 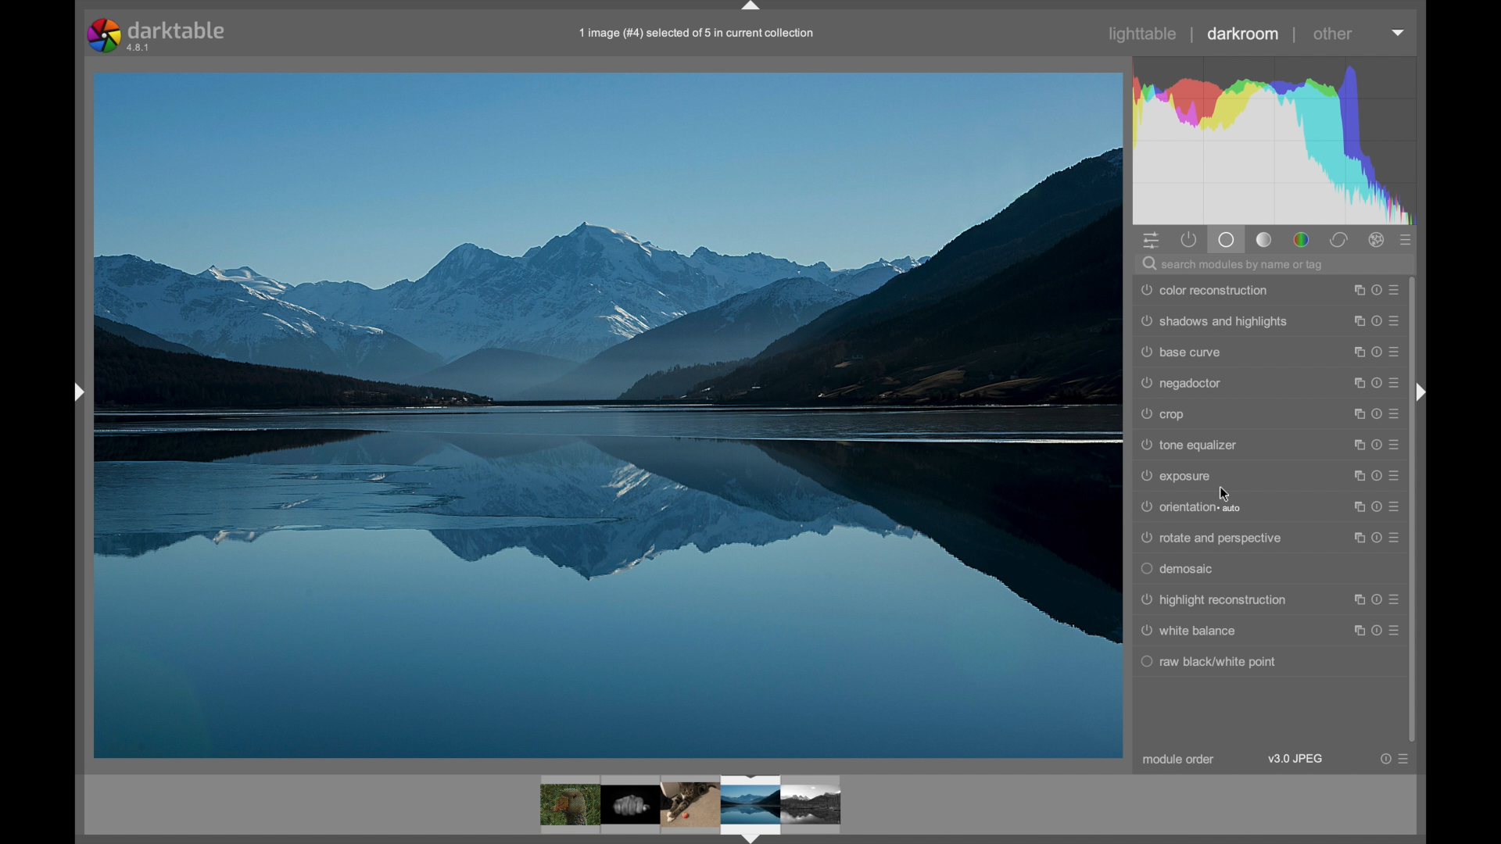 I want to click on correct, so click(x=1339, y=240).